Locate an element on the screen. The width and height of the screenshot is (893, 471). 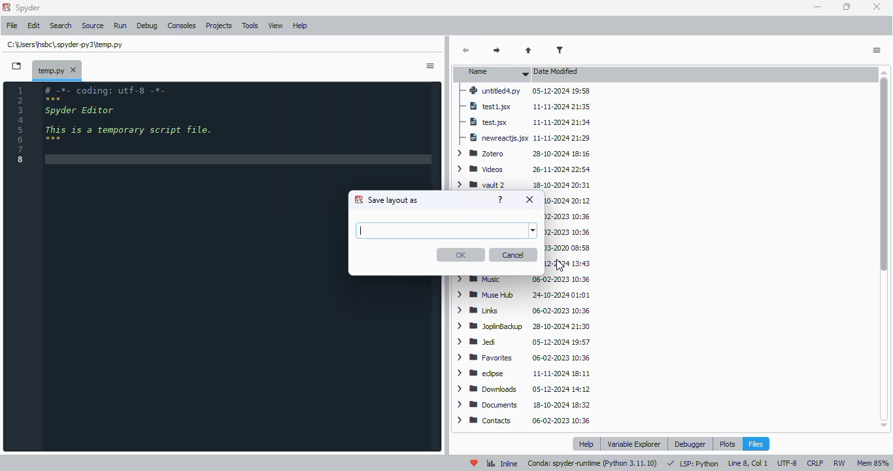
source is located at coordinates (93, 26).